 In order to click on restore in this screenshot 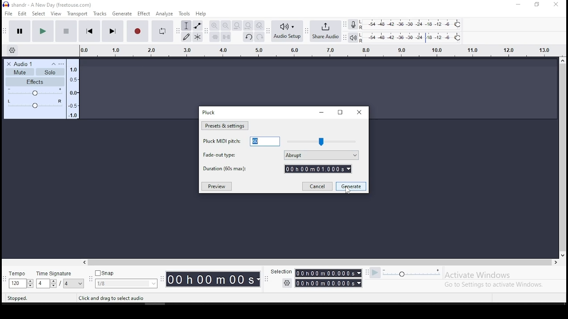, I will do `click(536, 4)`.